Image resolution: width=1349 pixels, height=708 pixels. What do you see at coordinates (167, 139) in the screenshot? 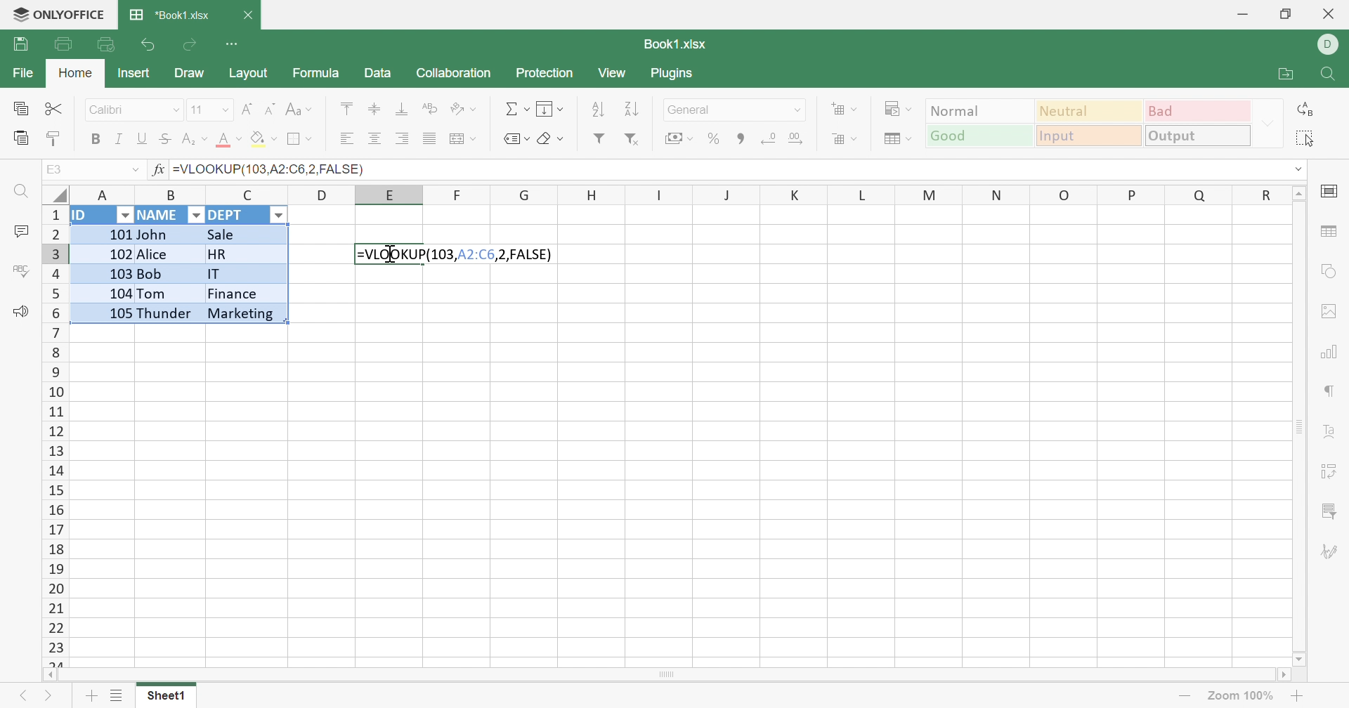
I see `Strikethrough` at bounding box center [167, 139].